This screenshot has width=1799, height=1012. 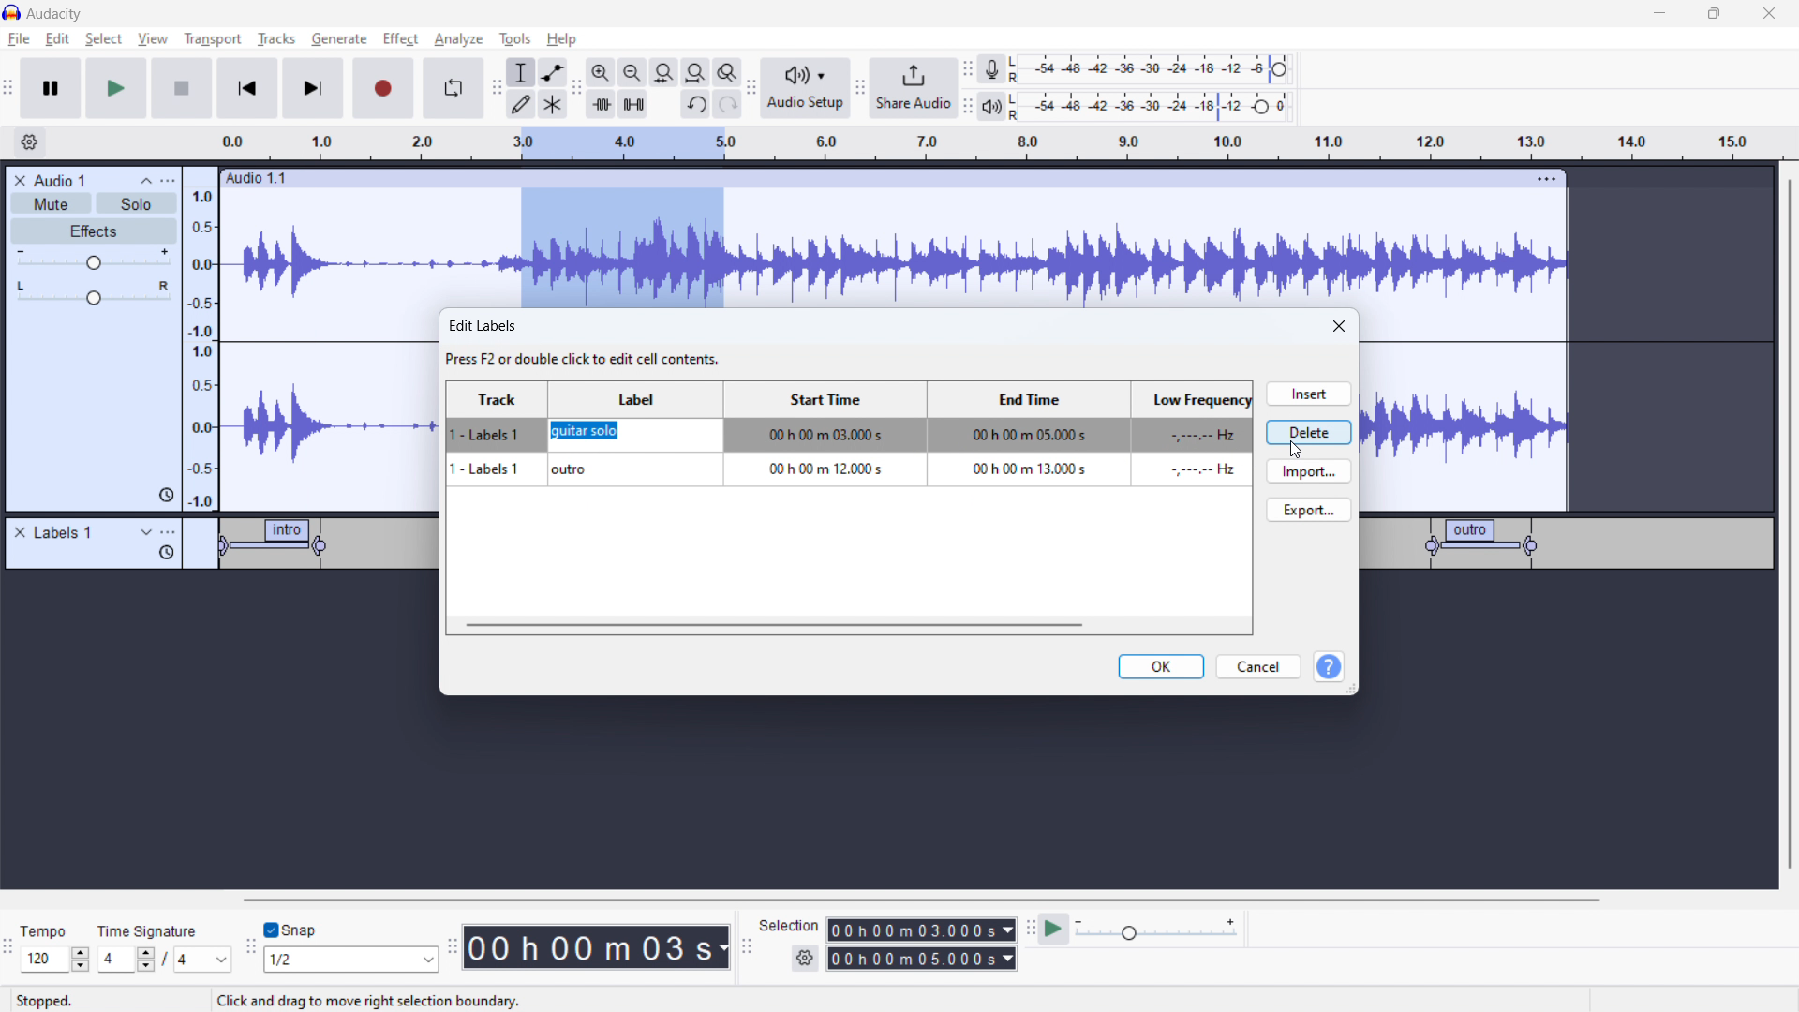 What do you see at coordinates (1309, 509) in the screenshot?
I see `export` at bounding box center [1309, 509].